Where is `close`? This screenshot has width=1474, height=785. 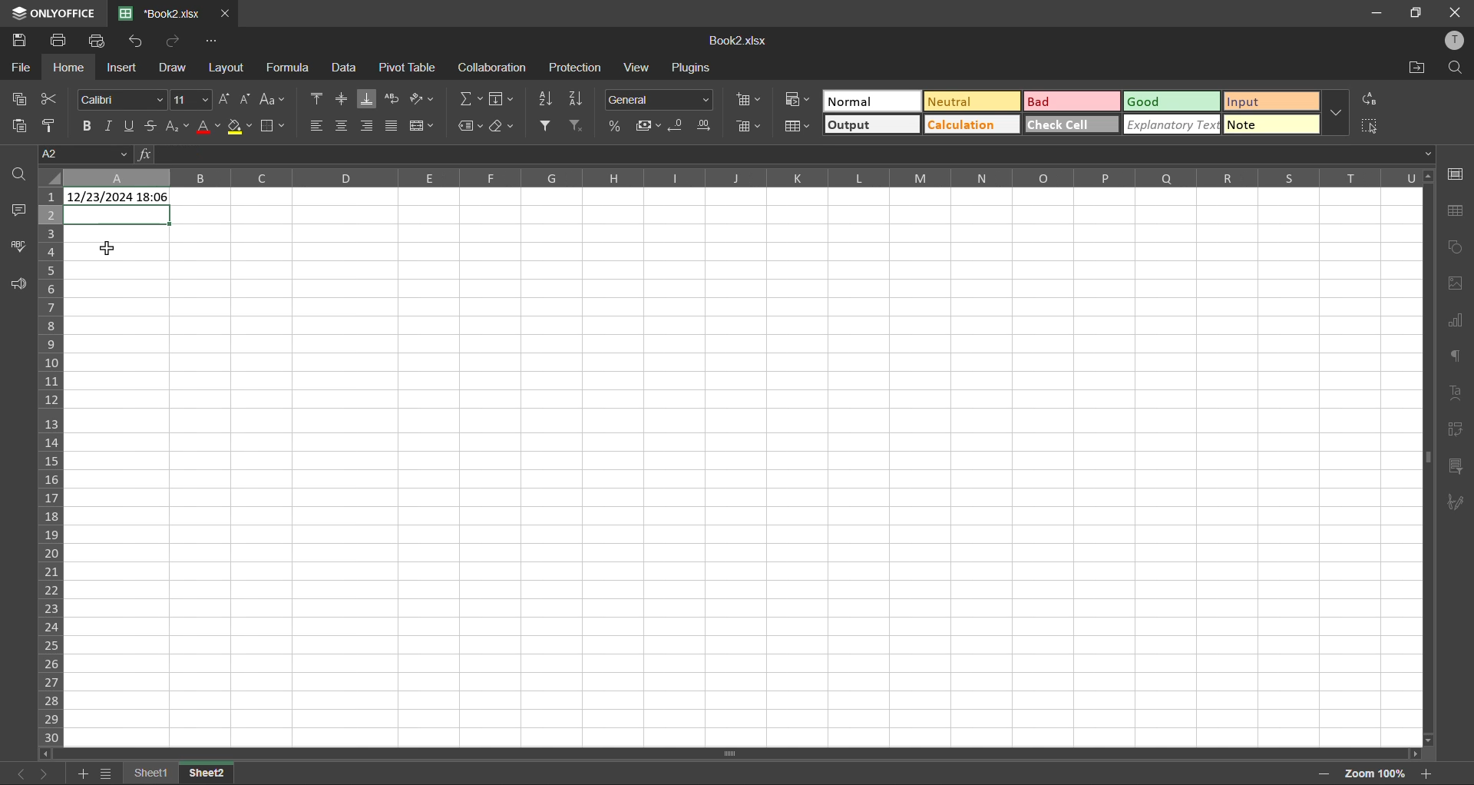 close is located at coordinates (1456, 10).